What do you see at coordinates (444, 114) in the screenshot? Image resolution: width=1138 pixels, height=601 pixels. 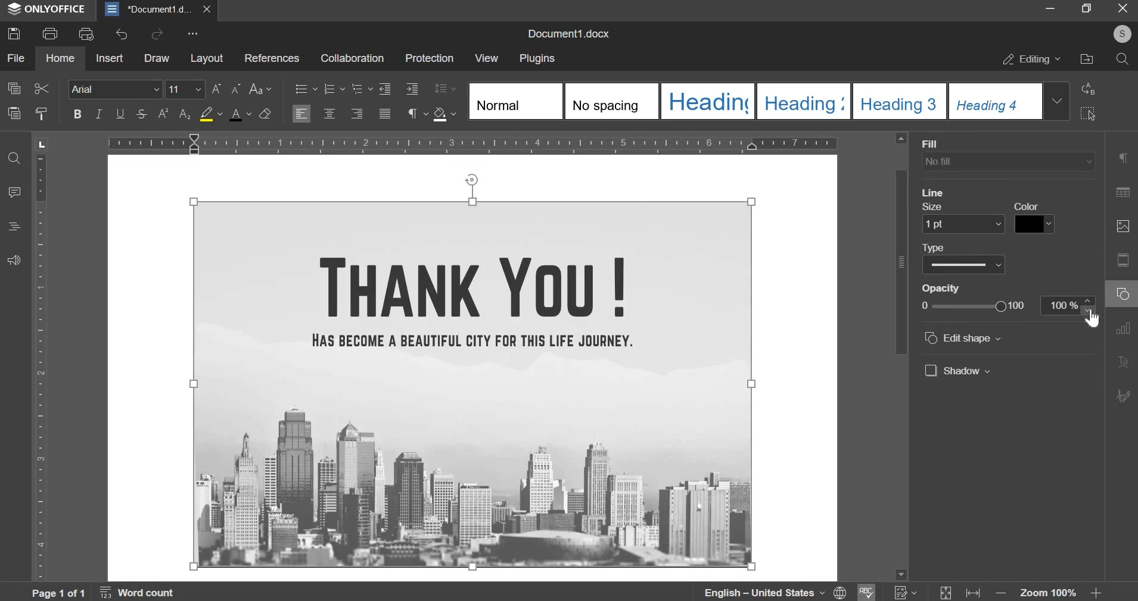 I see `shading` at bounding box center [444, 114].